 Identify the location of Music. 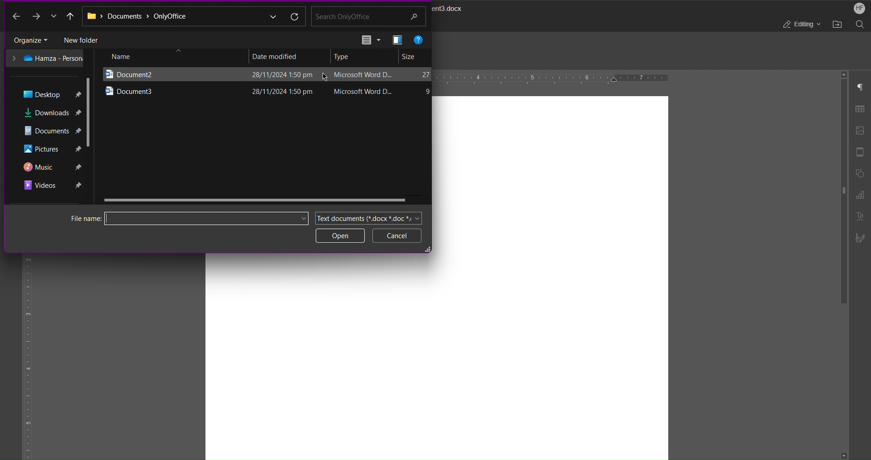
(54, 166).